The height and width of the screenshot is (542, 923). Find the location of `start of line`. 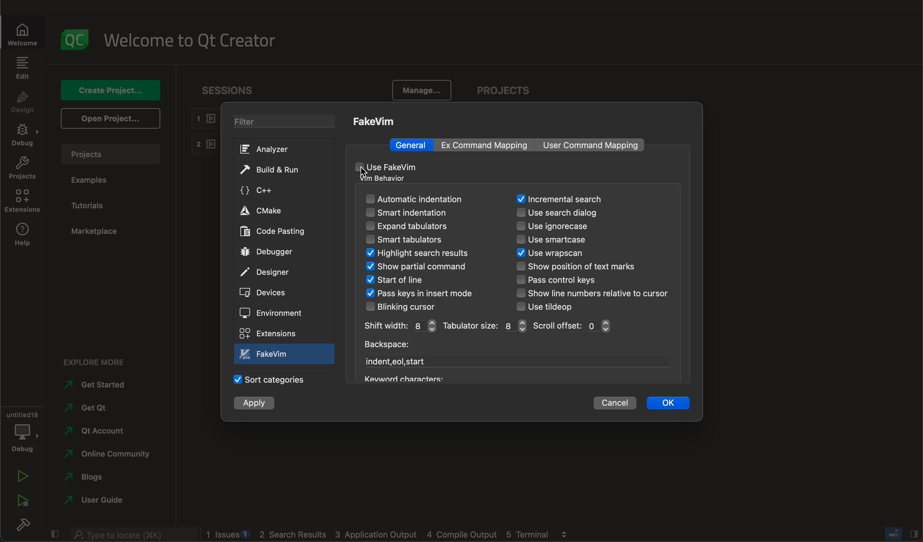

start of line is located at coordinates (399, 280).